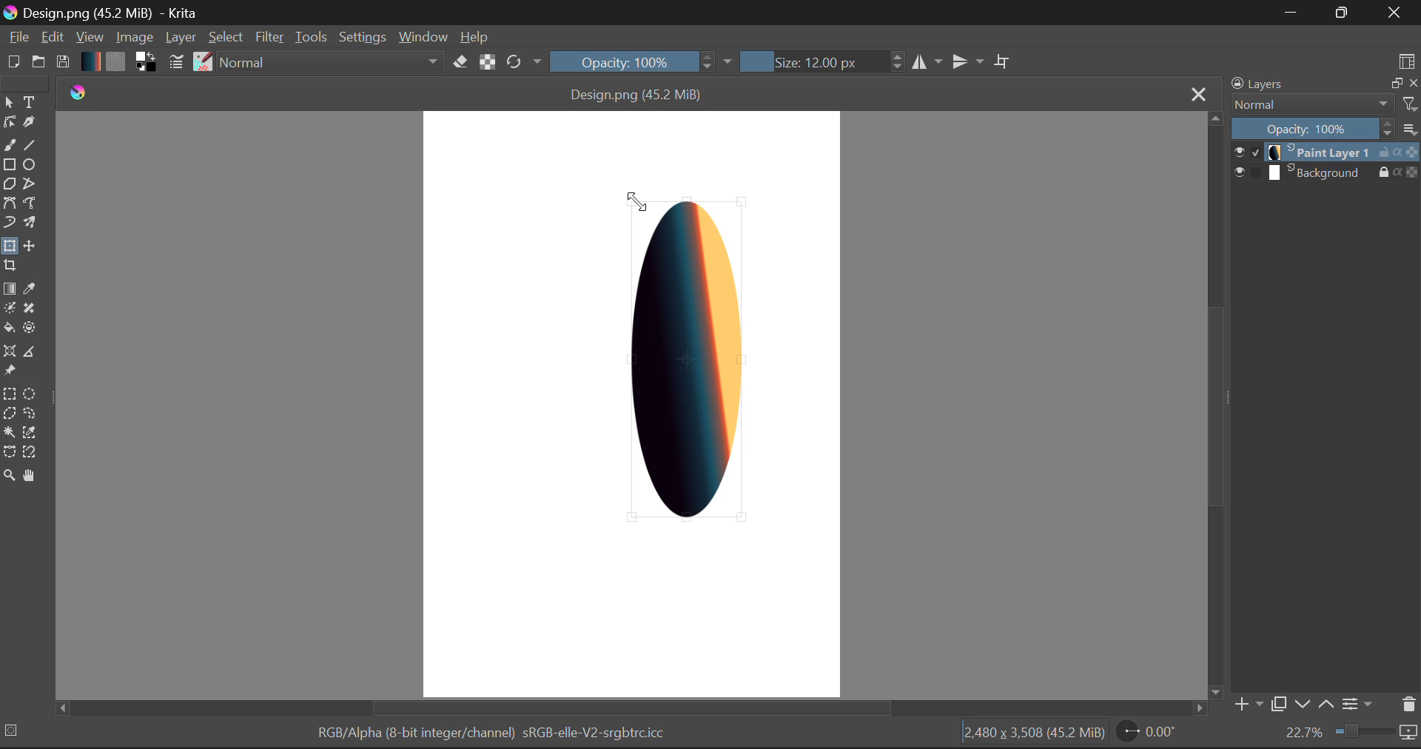 Image resolution: width=1421 pixels, height=749 pixels. Describe the element at coordinates (227, 38) in the screenshot. I see `Select` at that location.